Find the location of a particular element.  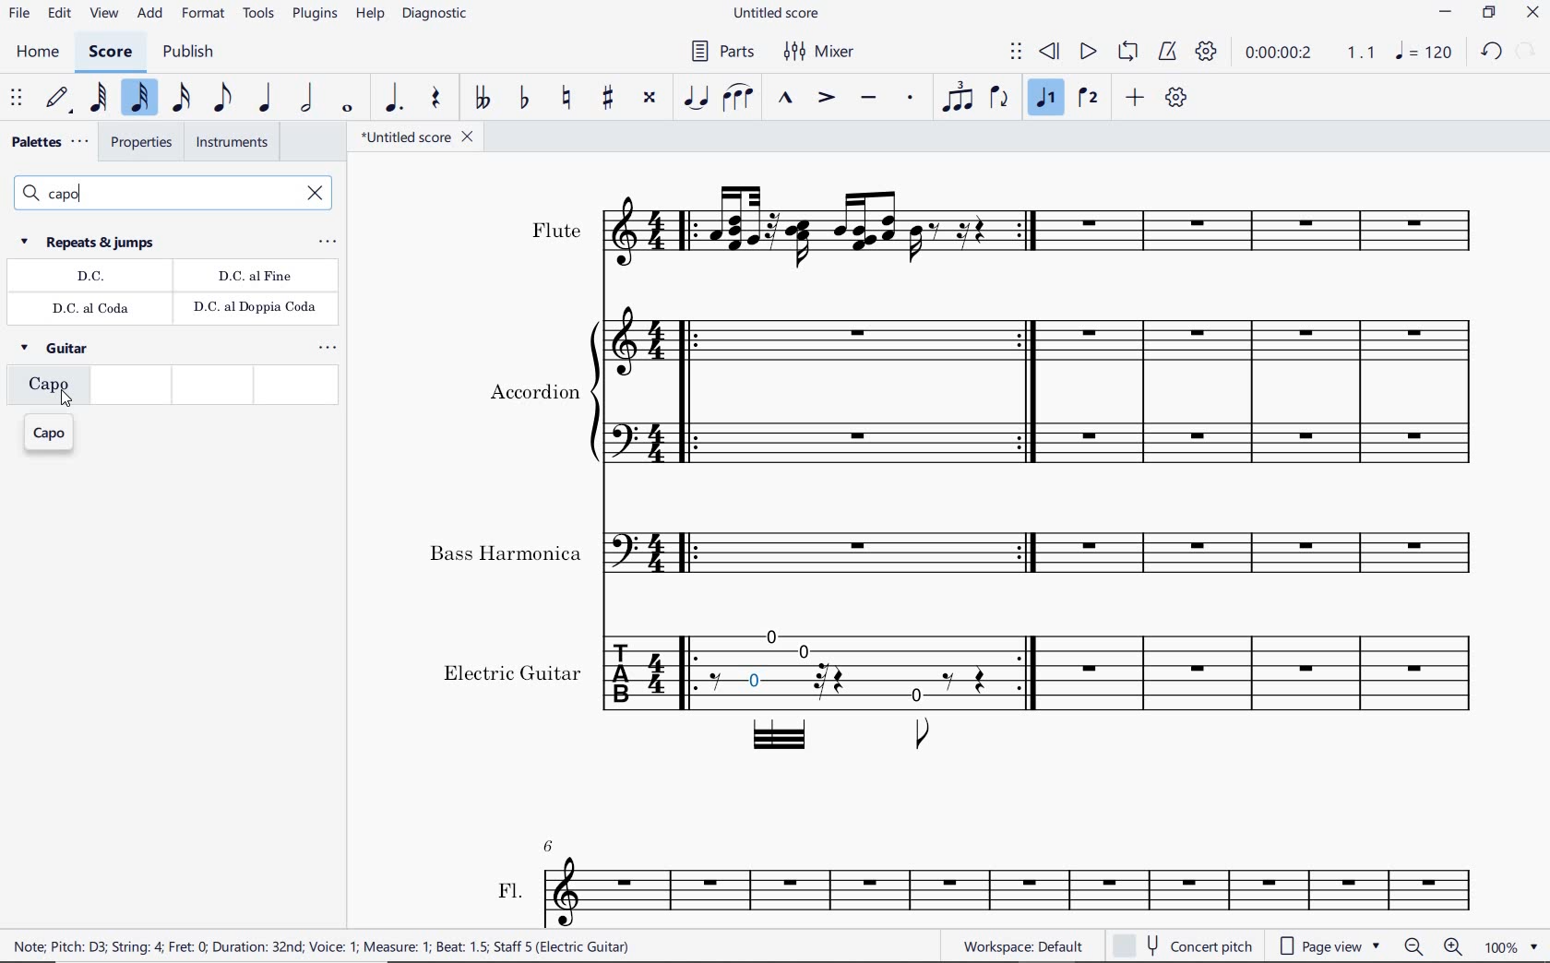

score is located at coordinates (111, 53).